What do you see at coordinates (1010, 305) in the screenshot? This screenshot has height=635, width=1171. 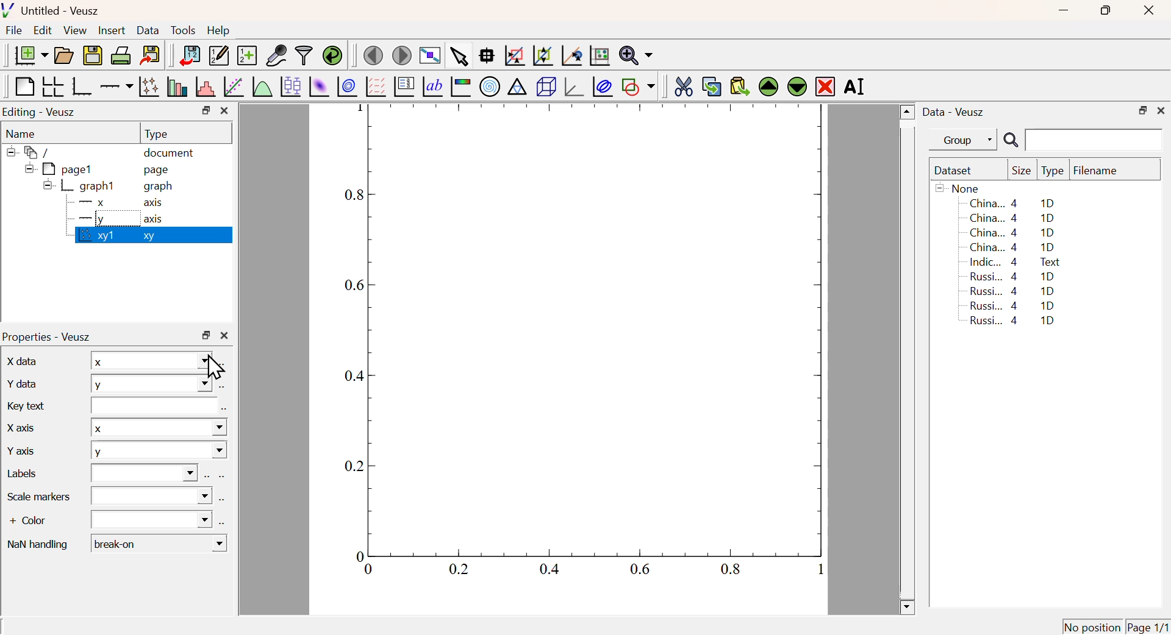 I see `Russi... 4 1D` at bounding box center [1010, 305].